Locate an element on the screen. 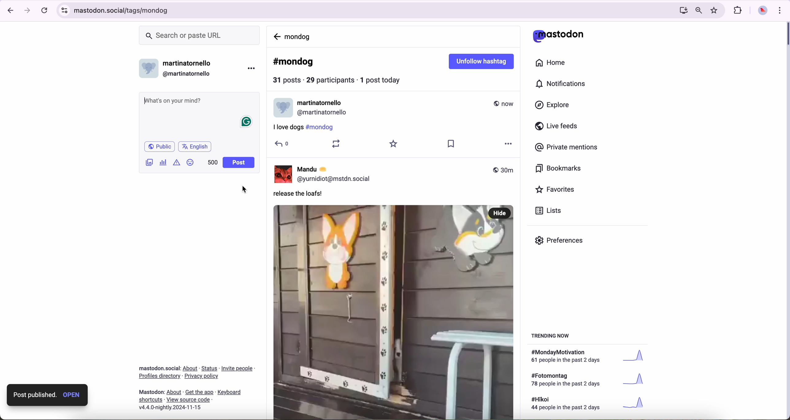  #dogs is located at coordinates (284, 389).